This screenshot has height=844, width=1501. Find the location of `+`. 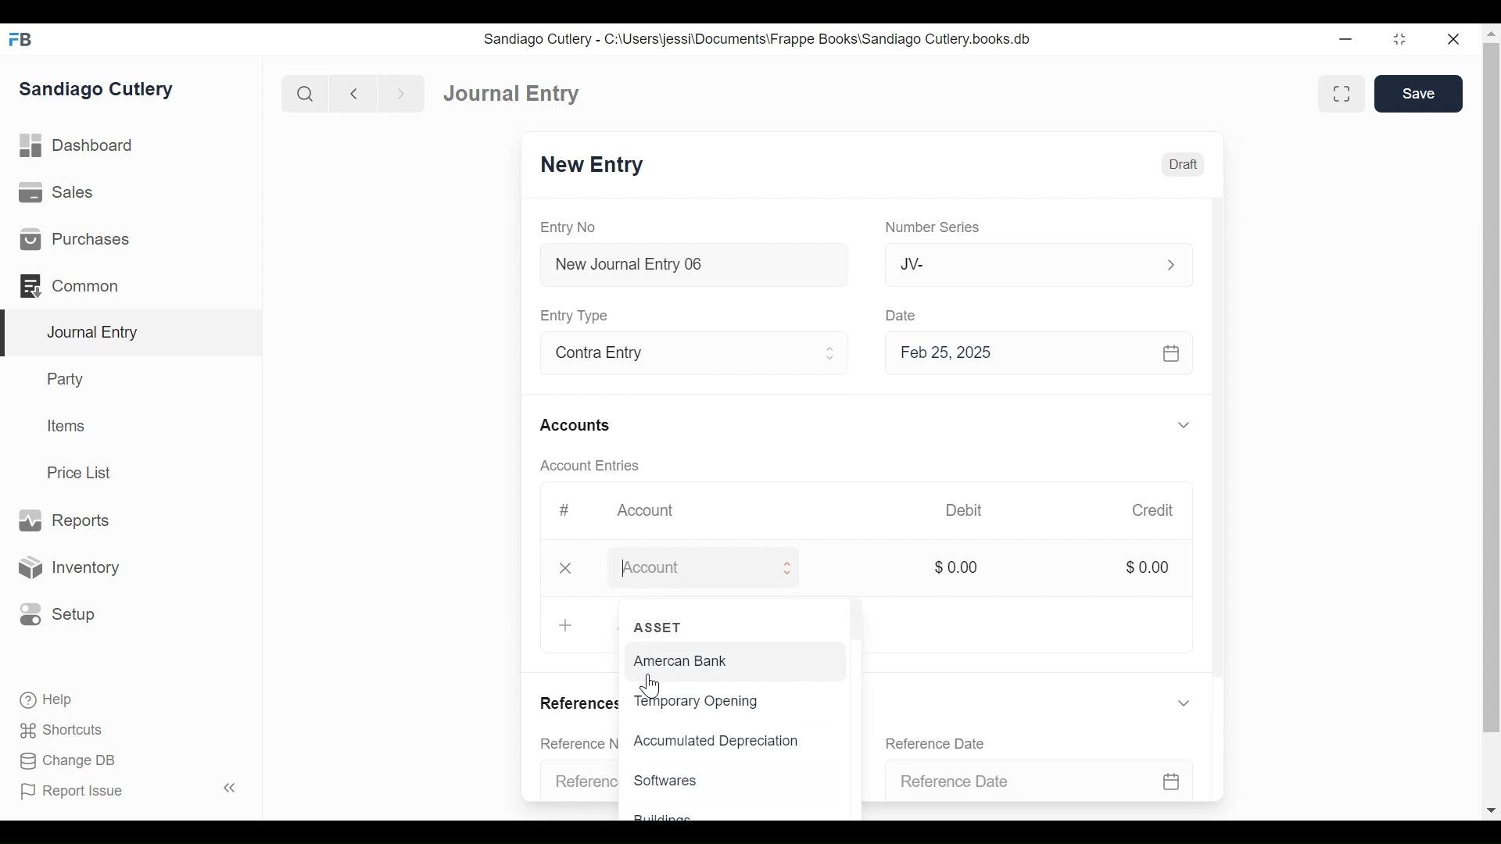

+ is located at coordinates (568, 625).